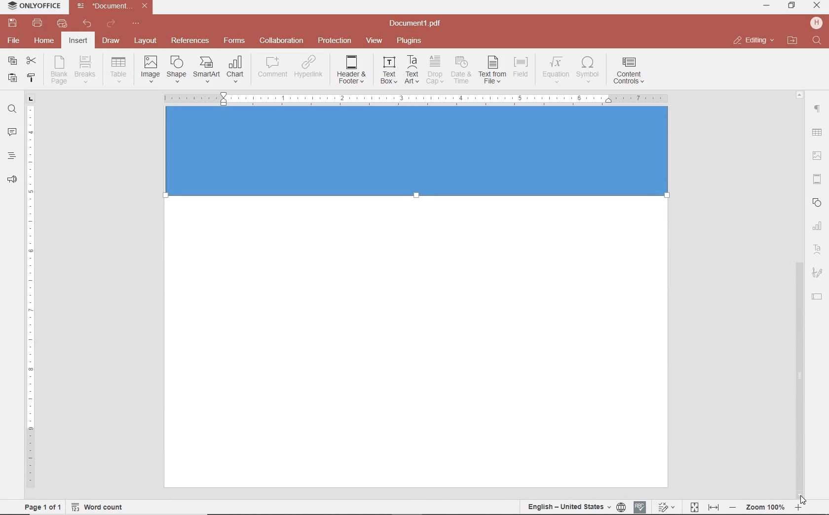 This screenshot has height=515, width=829. What do you see at coordinates (818, 226) in the screenshot?
I see `CHART` at bounding box center [818, 226].